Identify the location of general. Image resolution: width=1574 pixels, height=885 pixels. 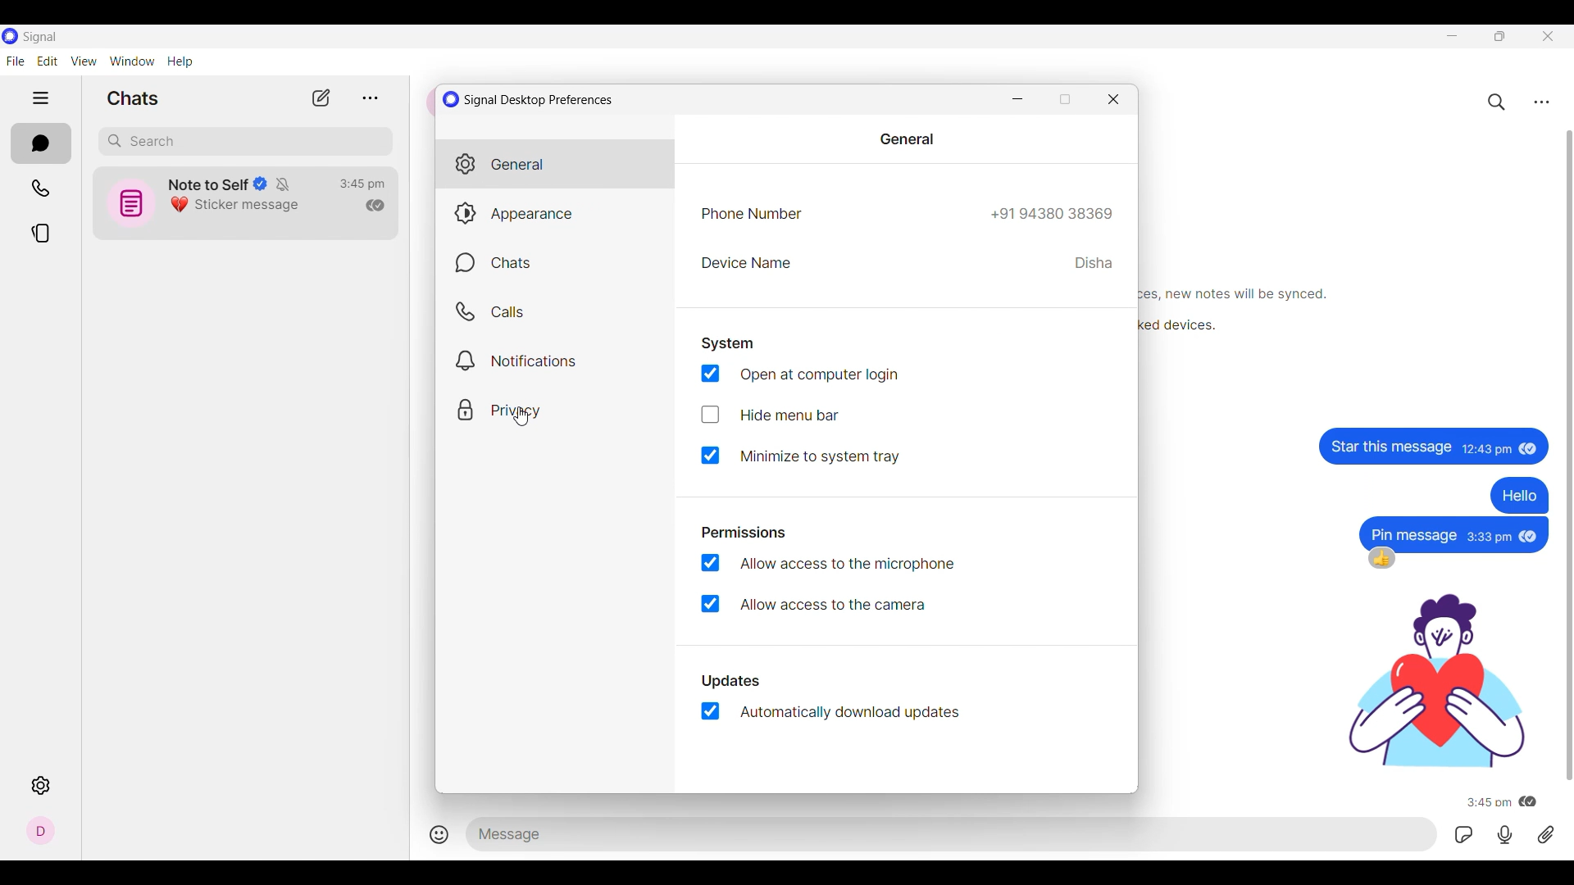
(906, 137).